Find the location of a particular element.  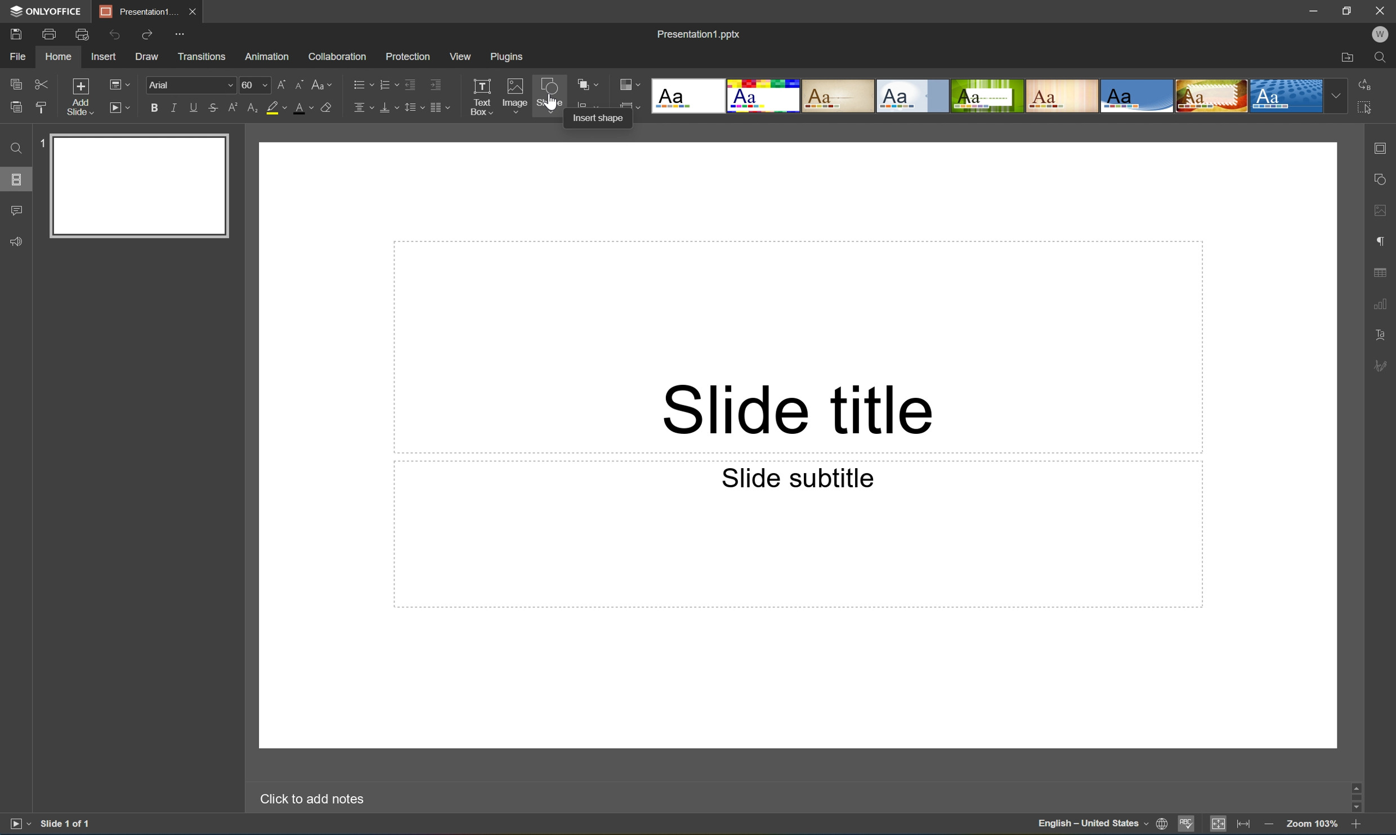

signature settings is located at coordinates (1382, 366).